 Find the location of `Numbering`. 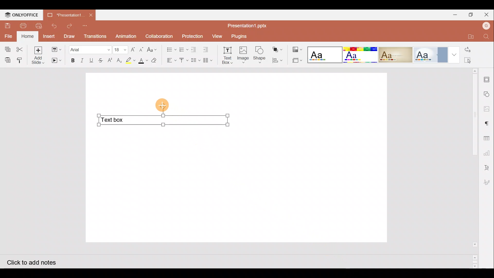

Numbering is located at coordinates (184, 48).